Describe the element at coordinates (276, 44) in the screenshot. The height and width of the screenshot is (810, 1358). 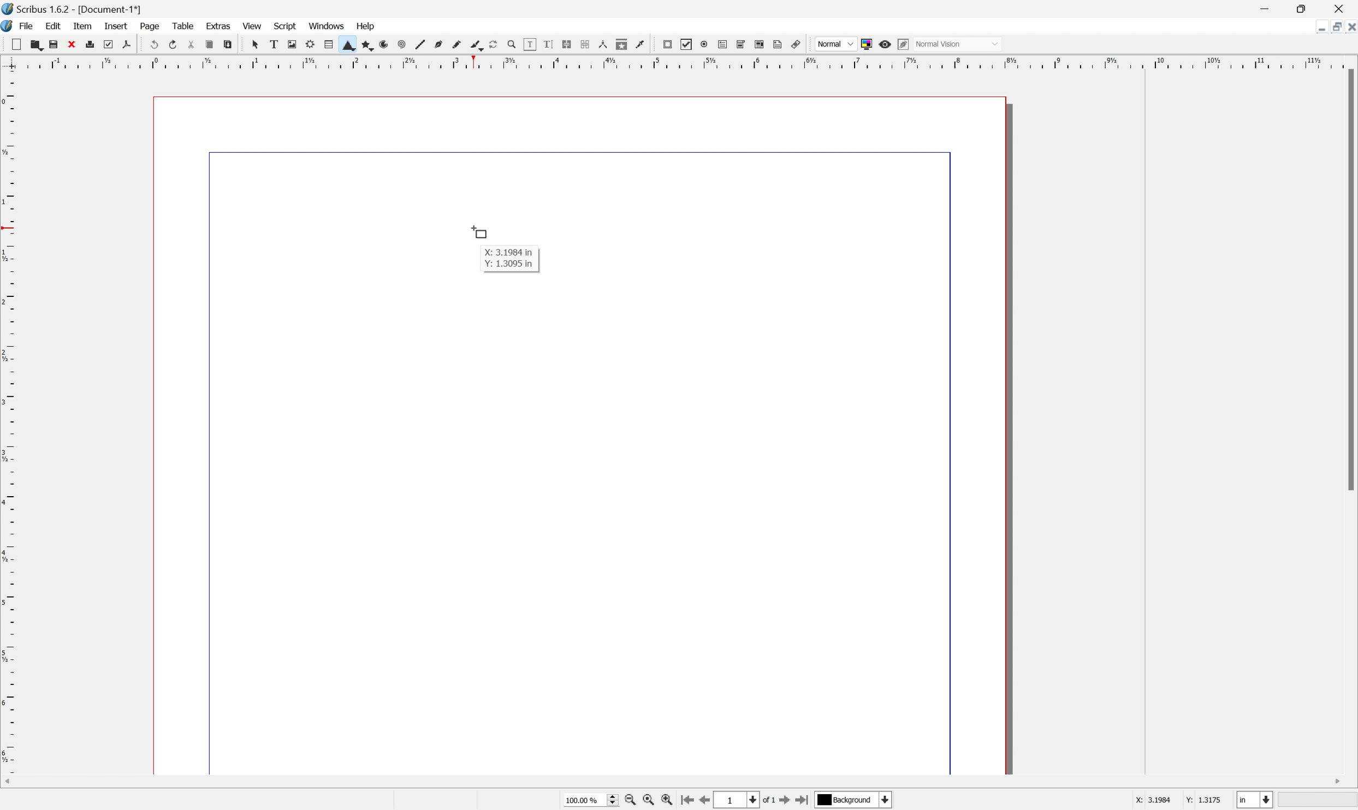
I see `Text frame` at that location.